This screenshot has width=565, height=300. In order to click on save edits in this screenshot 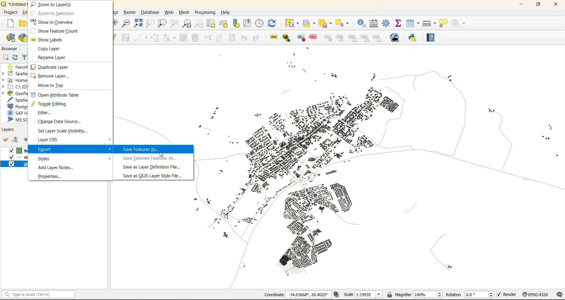, I will do `click(127, 37)`.